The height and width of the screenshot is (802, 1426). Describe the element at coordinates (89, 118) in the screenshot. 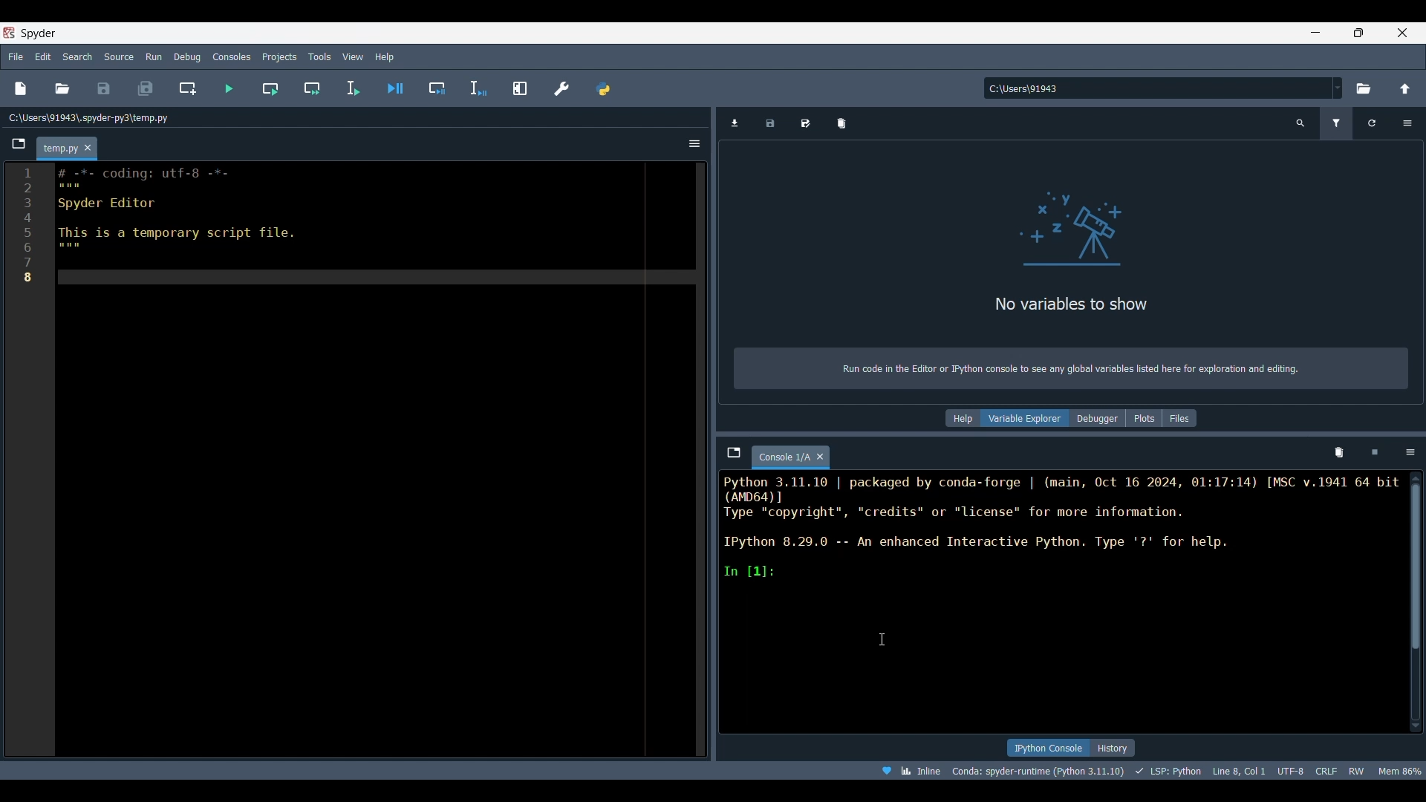

I see `Location of current file` at that location.